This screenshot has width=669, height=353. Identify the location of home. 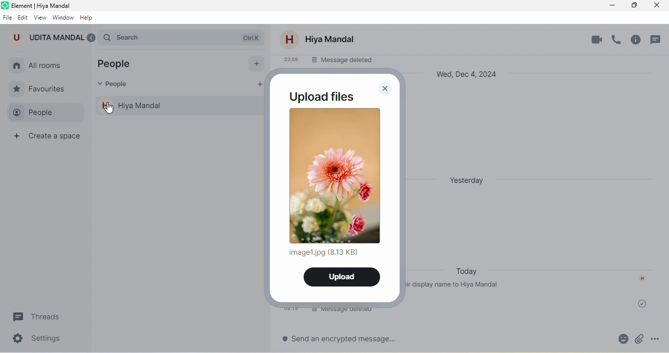
(17, 66).